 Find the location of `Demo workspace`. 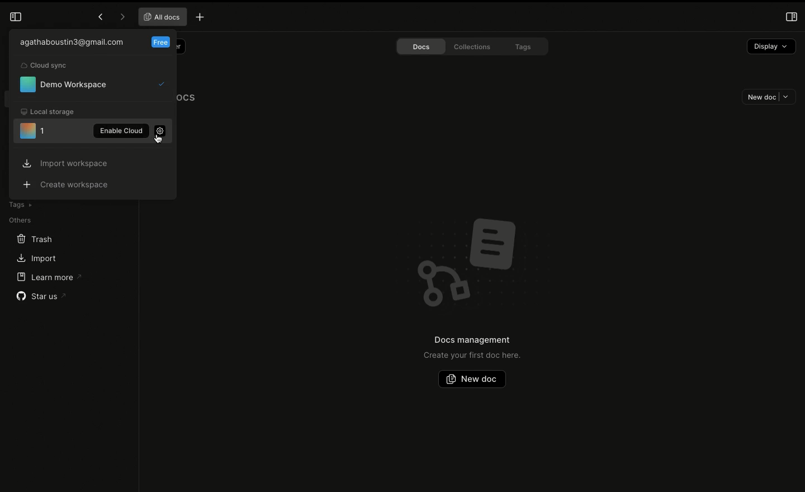

Demo workspace is located at coordinates (95, 86).